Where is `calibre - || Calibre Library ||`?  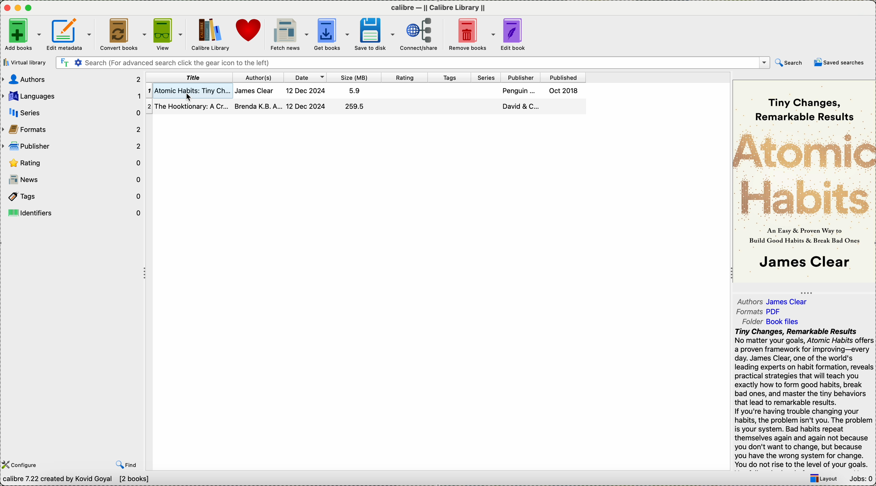 calibre - || Calibre Library || is located at coordinates (438, 6).